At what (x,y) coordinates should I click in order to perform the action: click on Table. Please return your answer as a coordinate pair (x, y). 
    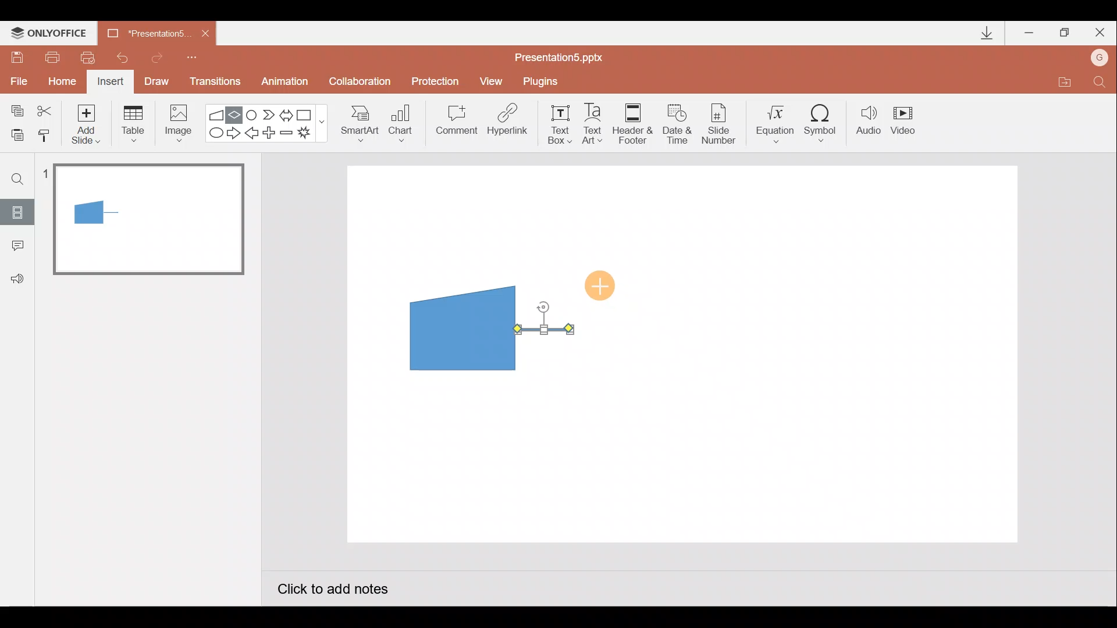
    Looking at the image, I should click on (132, 123).